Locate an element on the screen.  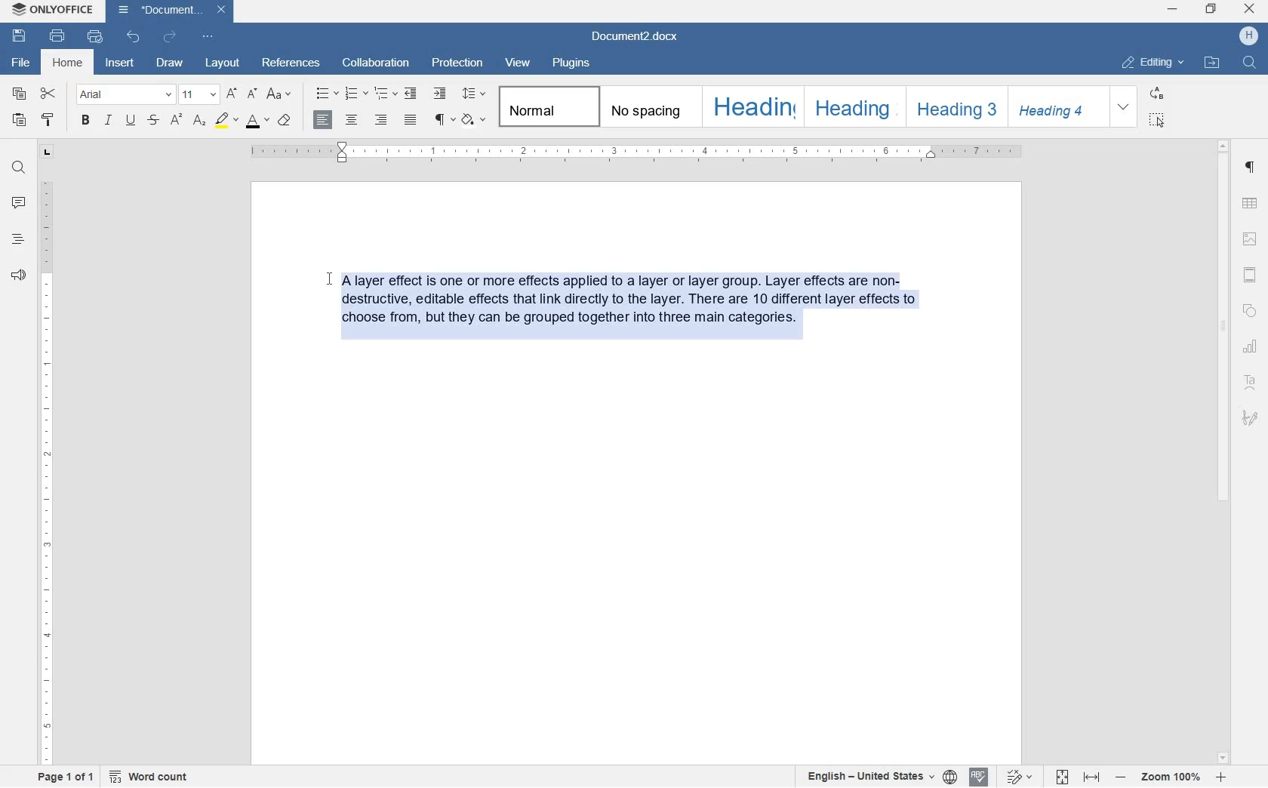
home is located at coordinates (69, 63).